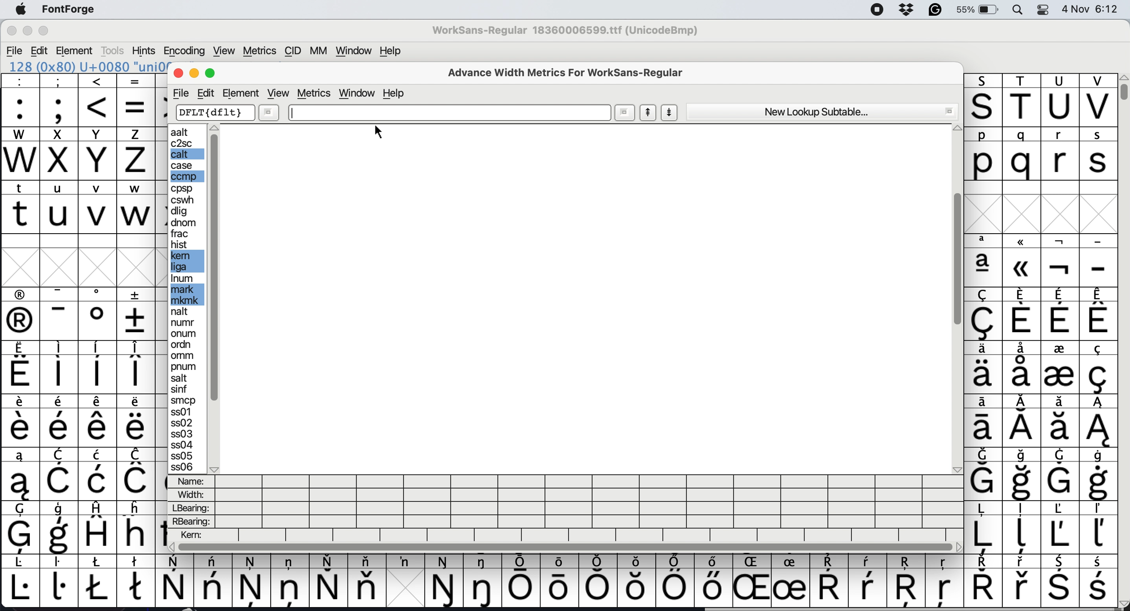 The width and height of the screenshot is (1130, 611). I want to click on more options, so click(626, 114).